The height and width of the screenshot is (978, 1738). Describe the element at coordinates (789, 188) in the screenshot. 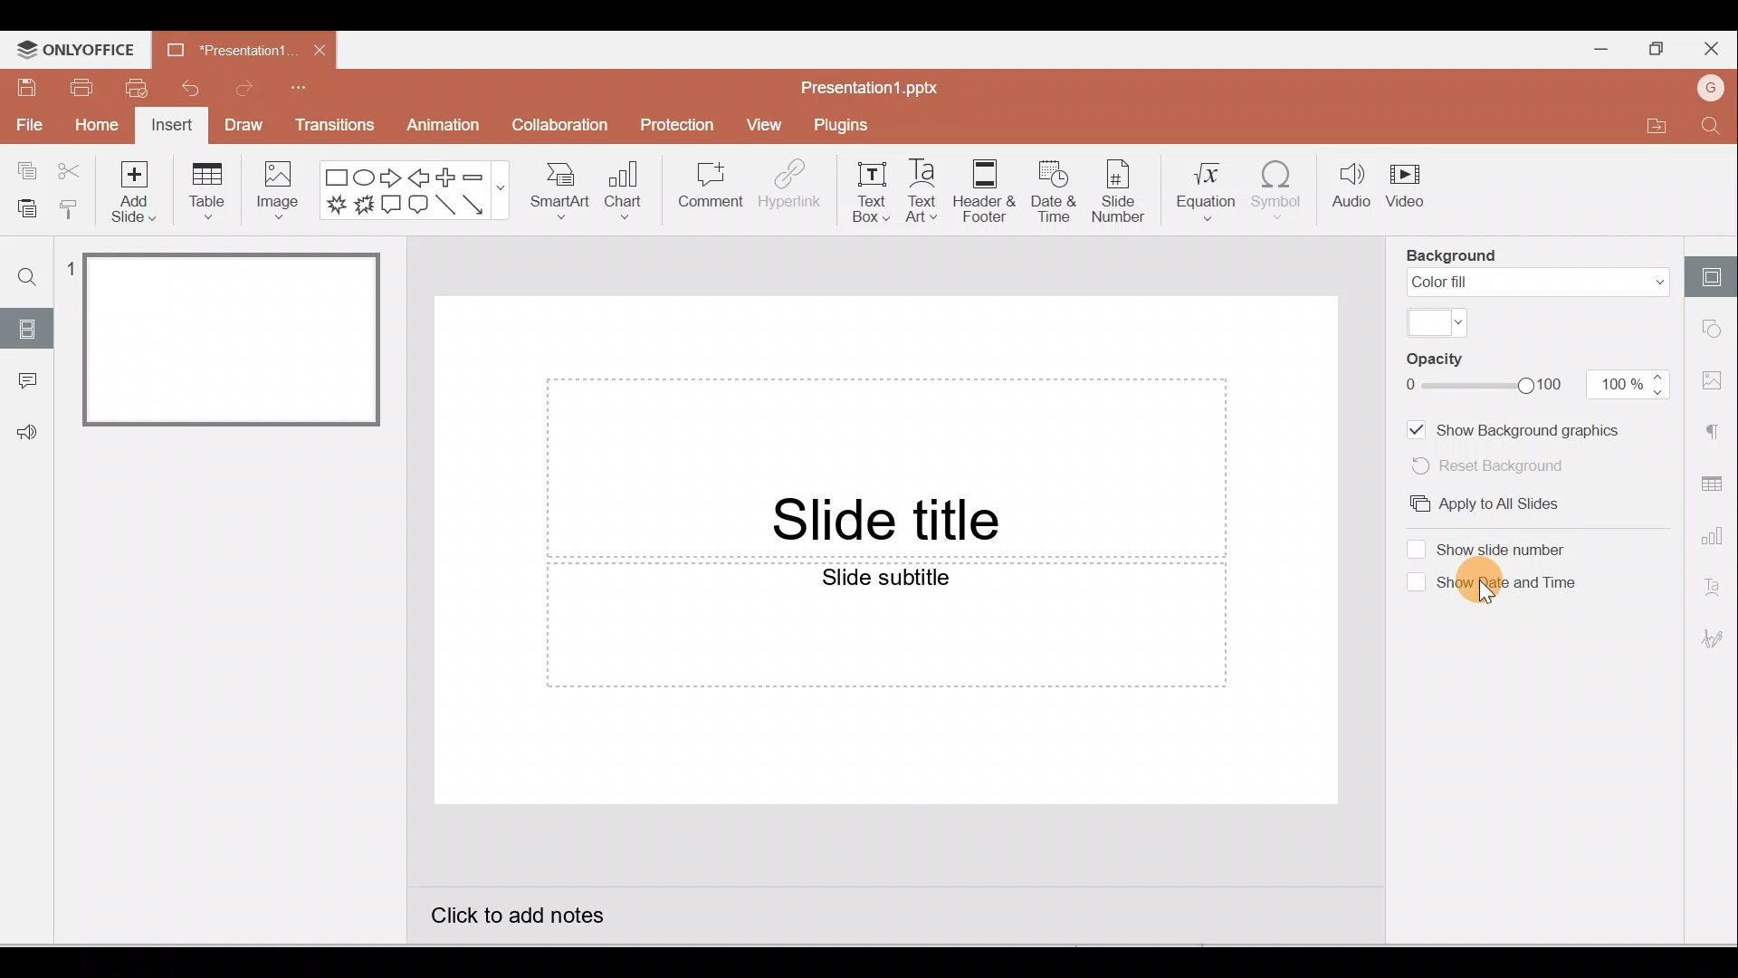

I see `Hyperlink` at that location.